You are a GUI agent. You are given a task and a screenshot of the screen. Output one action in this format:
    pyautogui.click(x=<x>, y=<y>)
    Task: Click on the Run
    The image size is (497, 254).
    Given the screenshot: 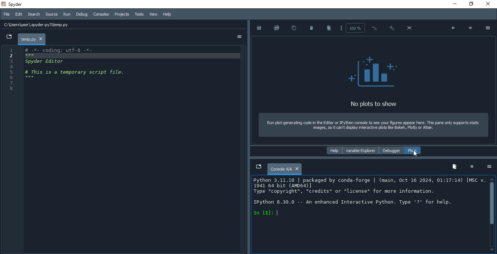 What is the action you would take?
    pyautogui.click(x=65, y=14)
    